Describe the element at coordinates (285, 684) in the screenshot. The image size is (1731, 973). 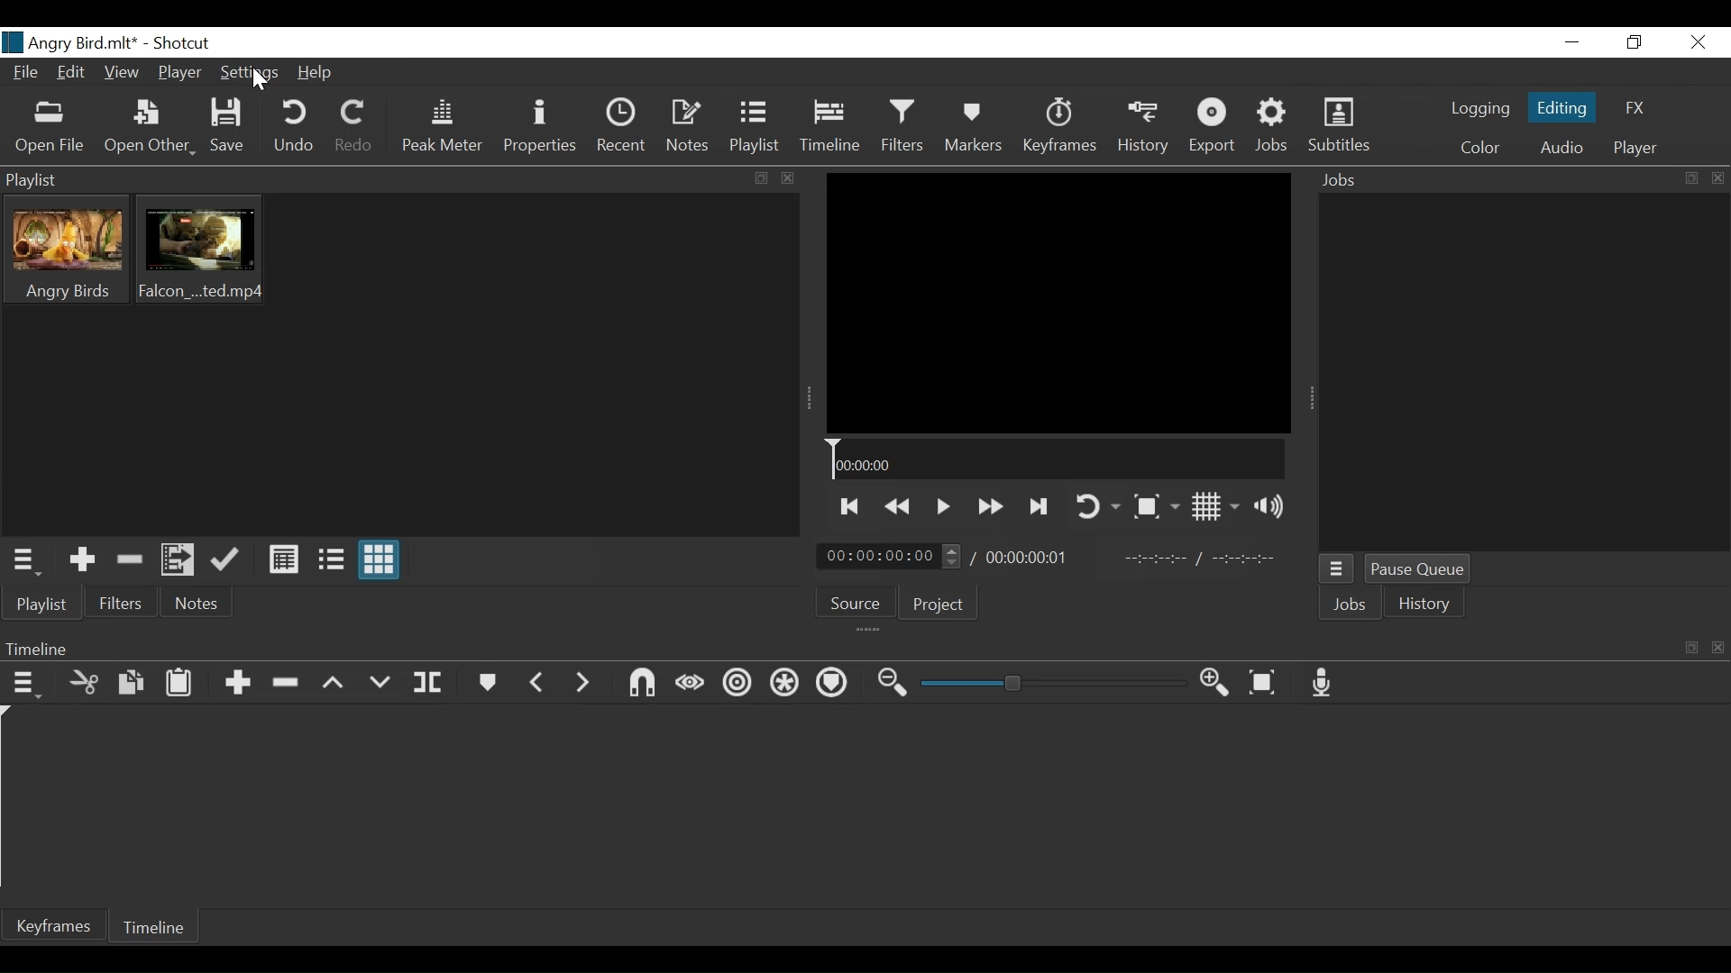
I see `Ripple delete` at that location.